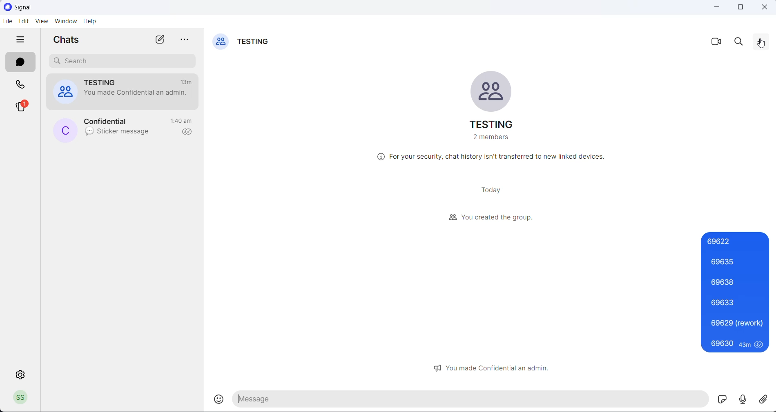 This screenshot has height=412, width=776. I want to click on sticker, so click(723, 399).